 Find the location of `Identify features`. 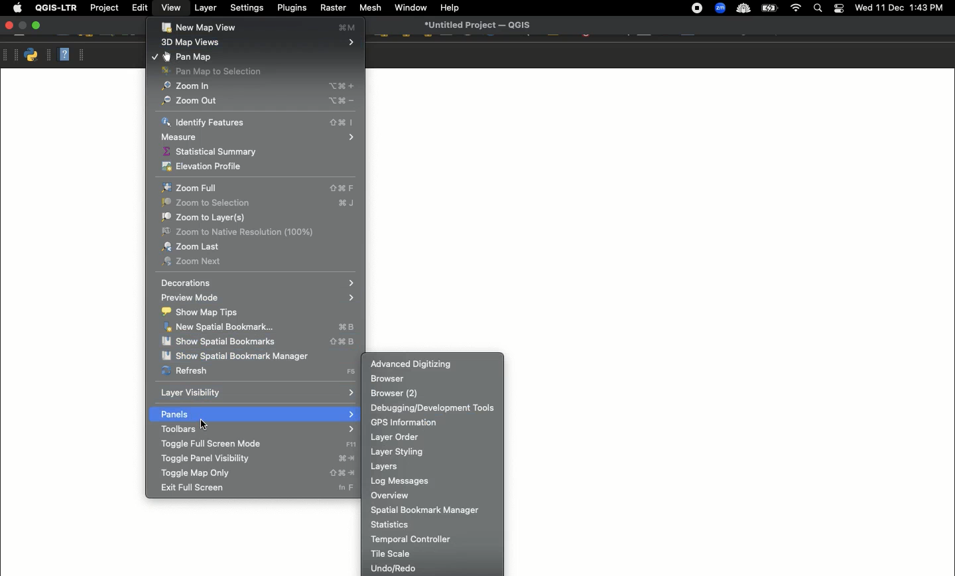

Identify features is located at coordinates (257, 122).